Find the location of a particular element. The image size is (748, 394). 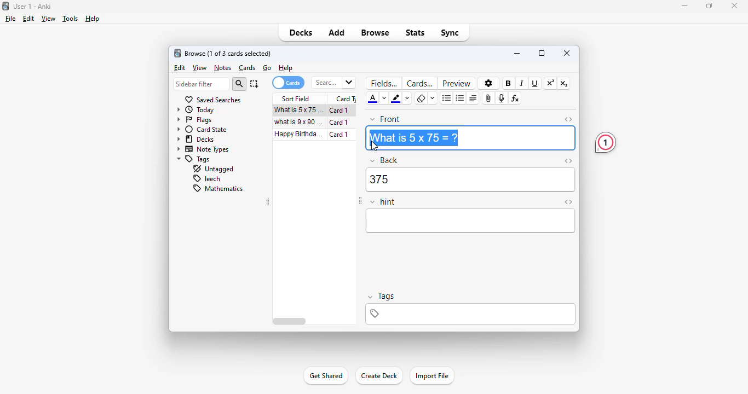

flags is located at coordinates (194, 120).